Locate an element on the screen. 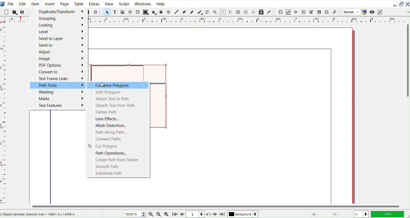 The width and height of the screenshot is (410, 218). View is located at coordinates (109, 3).